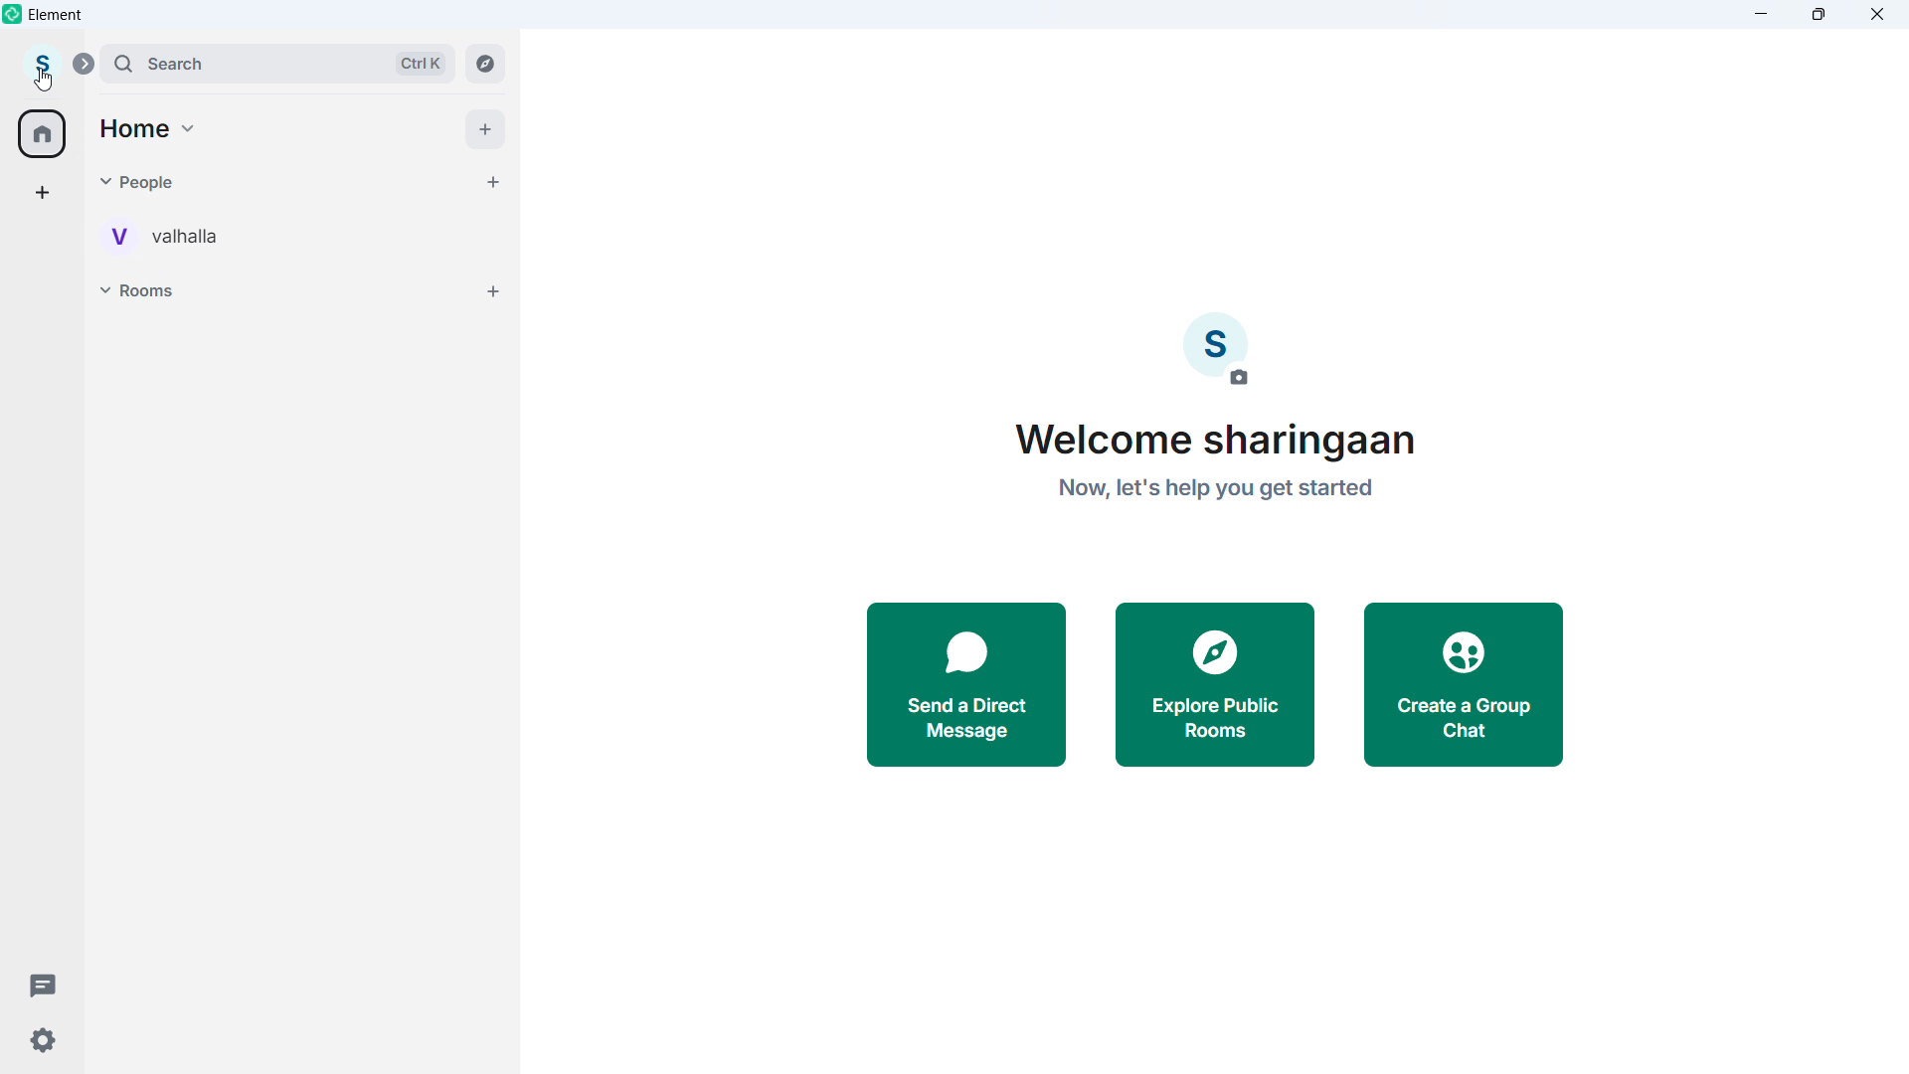 This screenshot has width=1909, height=1074. What do you see at coordinates (280, 290) in the screenshot?
I see `Rooms ` at bounding box center [280, 290].